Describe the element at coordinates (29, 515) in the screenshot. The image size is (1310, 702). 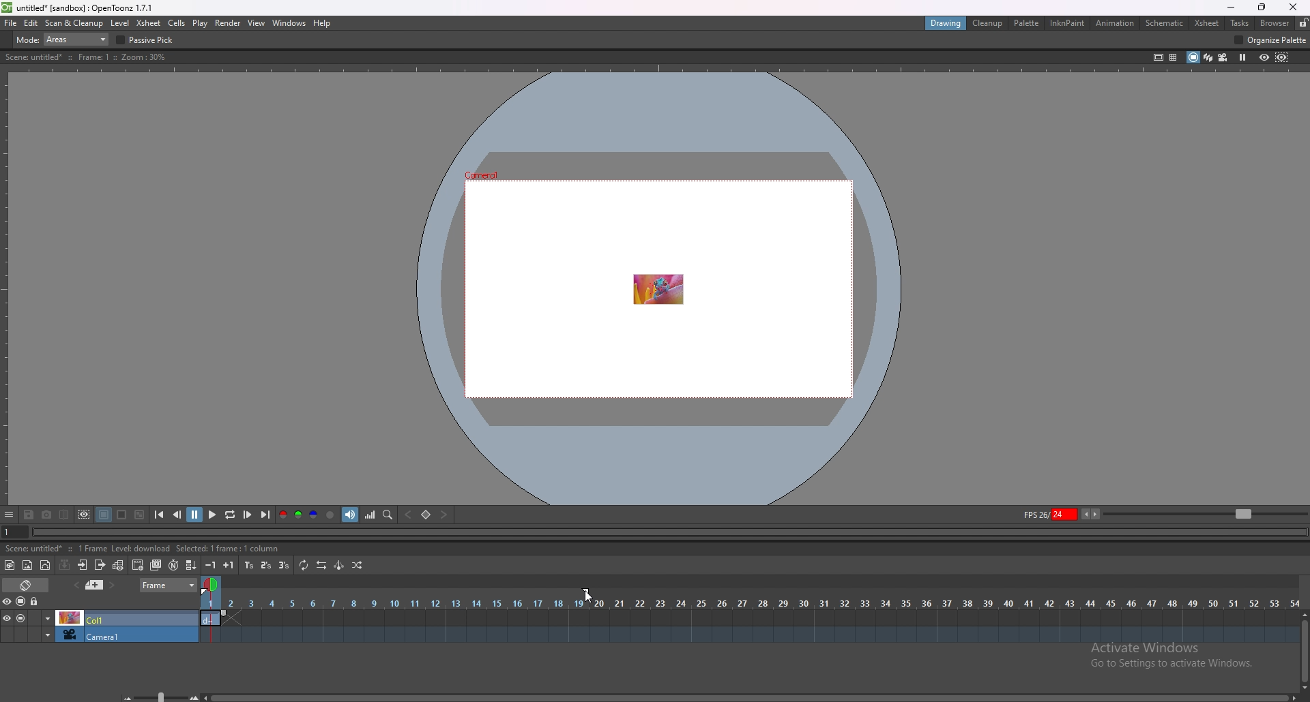
I see `save` at that location.